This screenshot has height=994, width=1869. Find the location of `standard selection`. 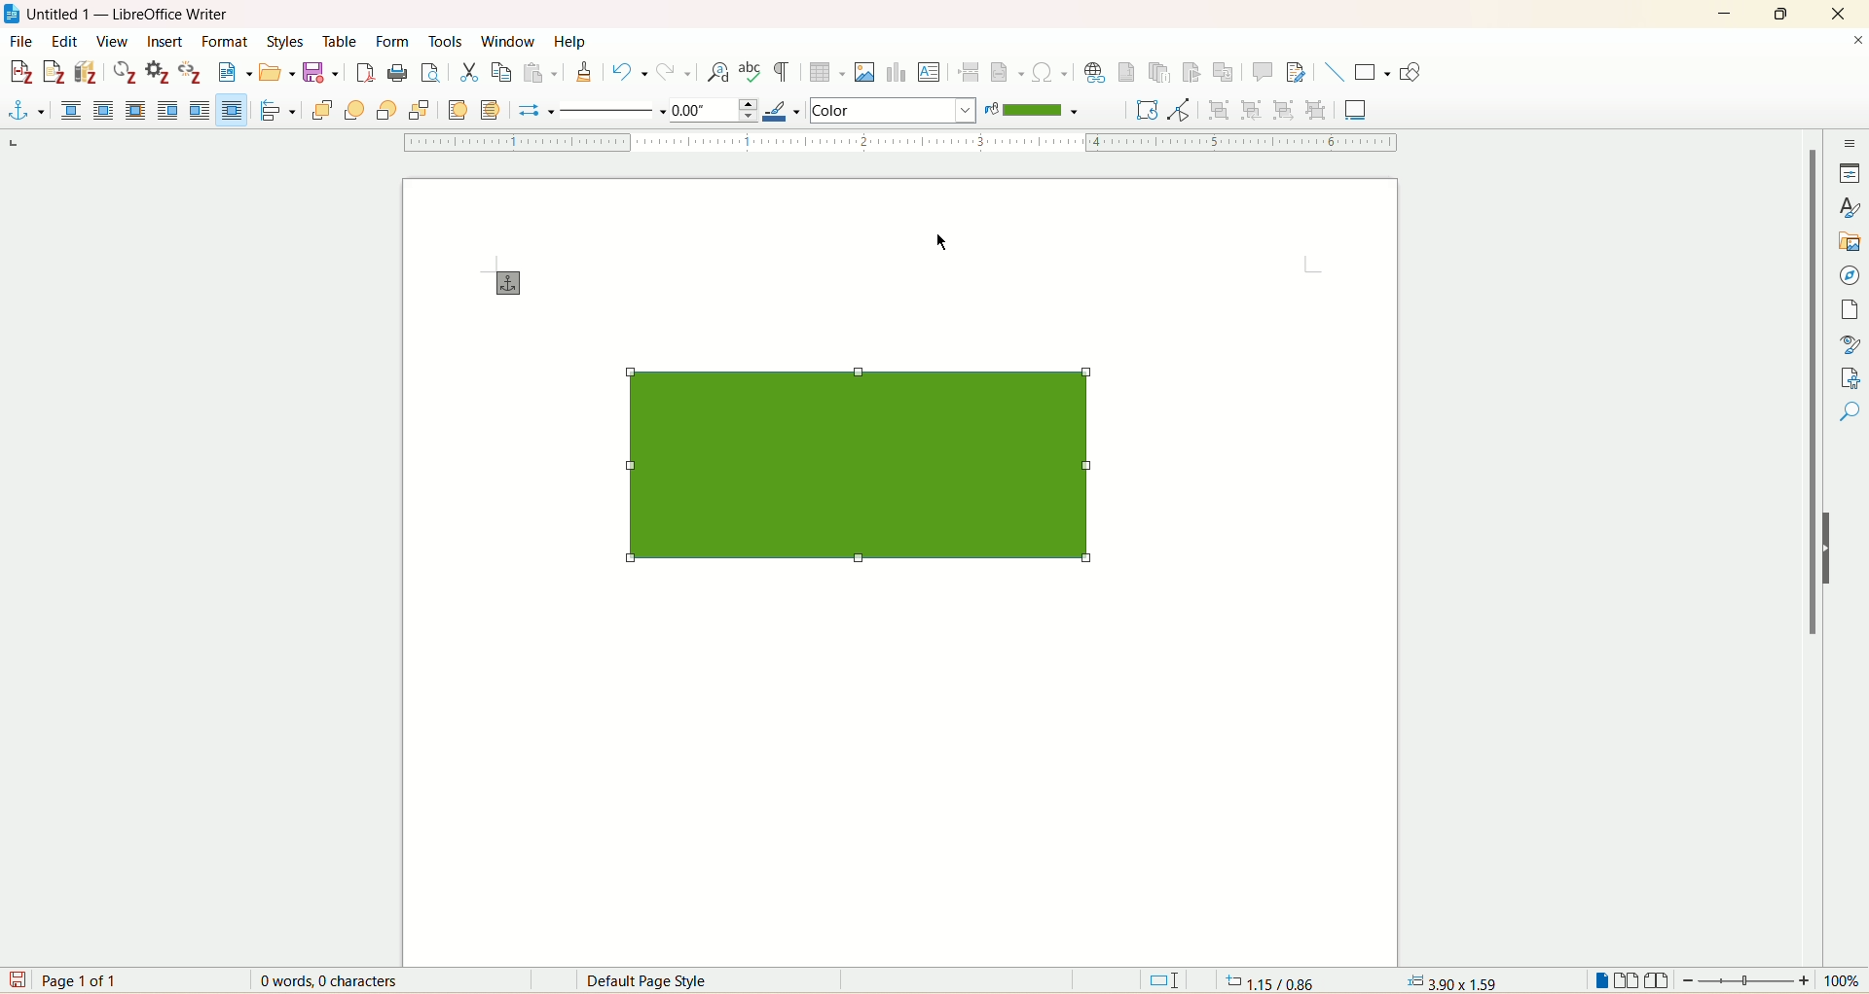

standard selection is located at coordinates (1166, 981).